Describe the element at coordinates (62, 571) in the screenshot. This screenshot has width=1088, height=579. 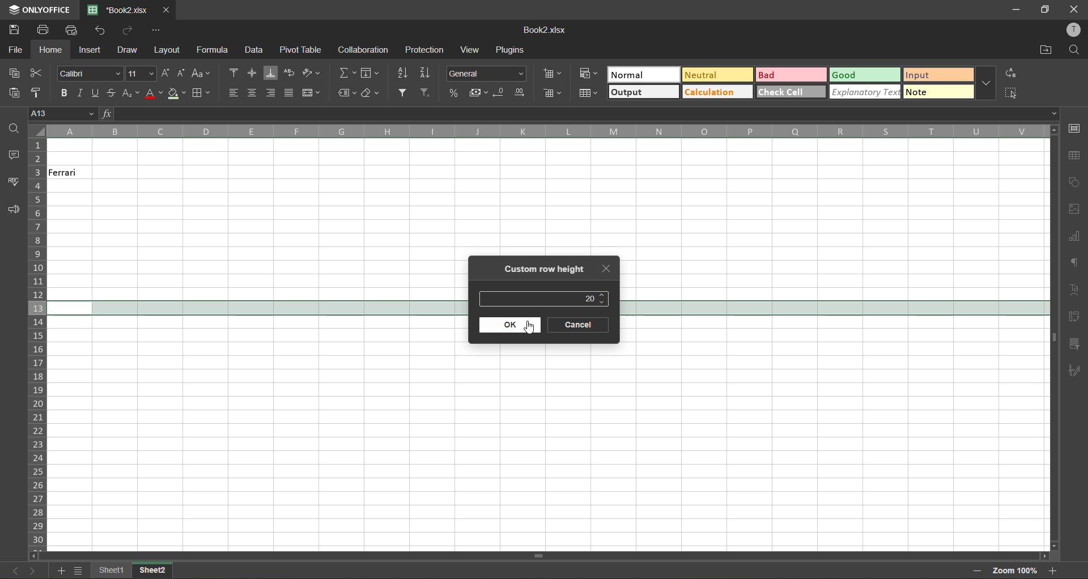
I see `add sheet` at that location.